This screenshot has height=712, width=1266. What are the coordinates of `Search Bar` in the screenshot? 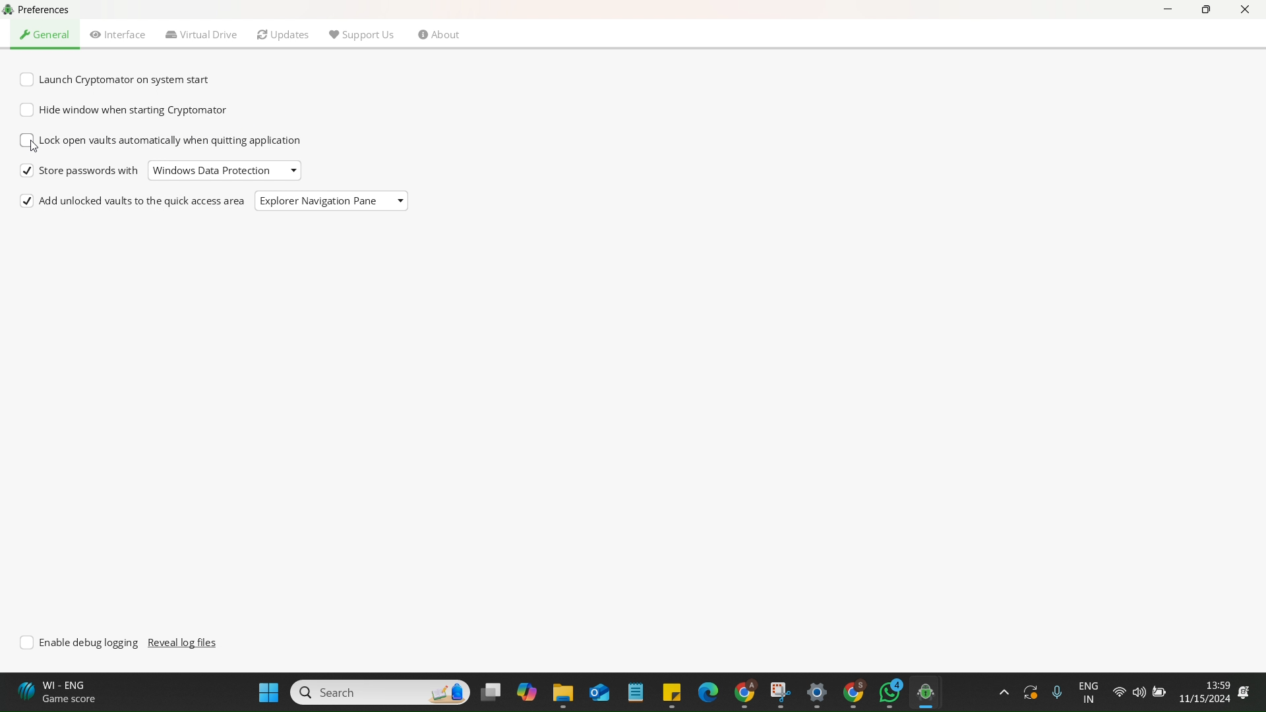 It's located at (378, 691).